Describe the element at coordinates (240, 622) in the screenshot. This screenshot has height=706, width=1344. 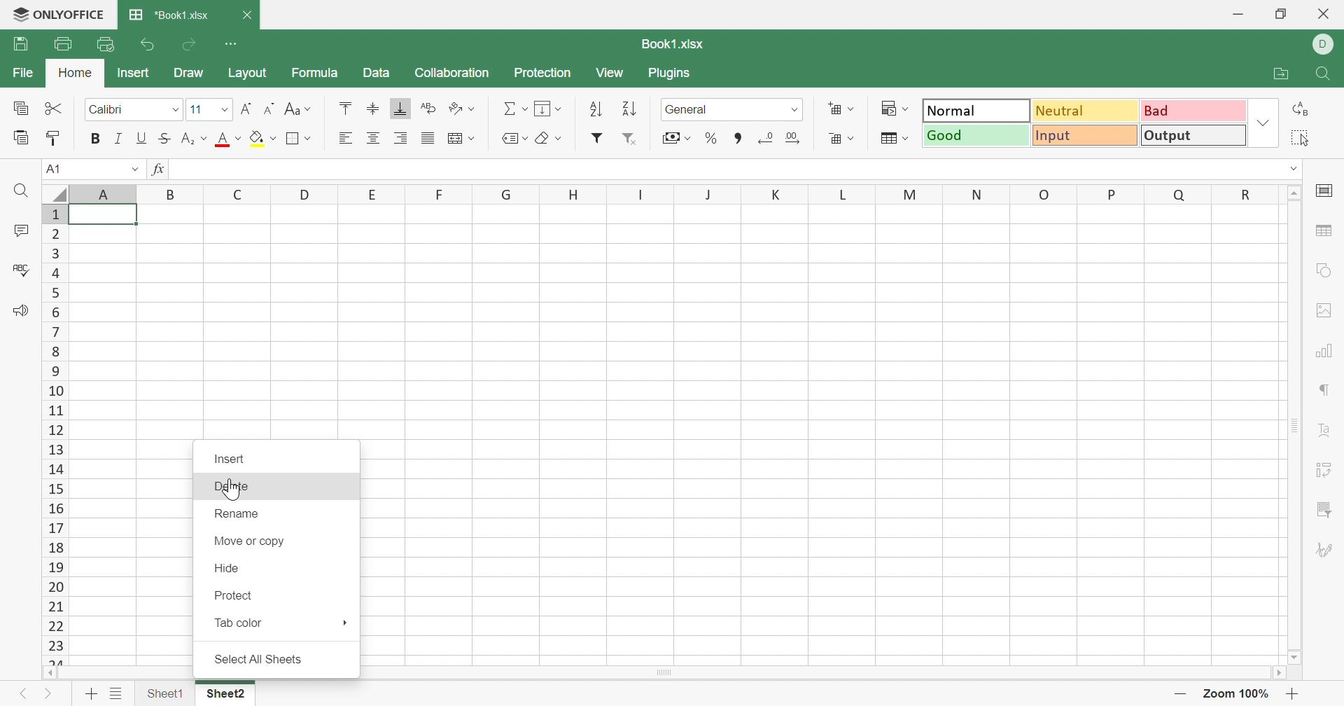
I see `Tab color` at that location.